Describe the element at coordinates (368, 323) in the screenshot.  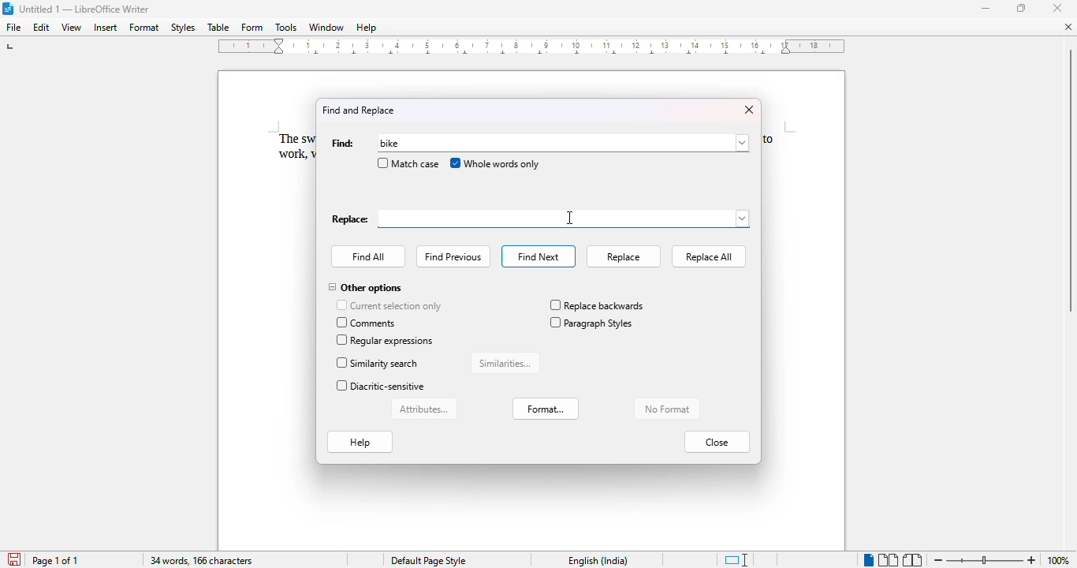
I see `comments` at that location.